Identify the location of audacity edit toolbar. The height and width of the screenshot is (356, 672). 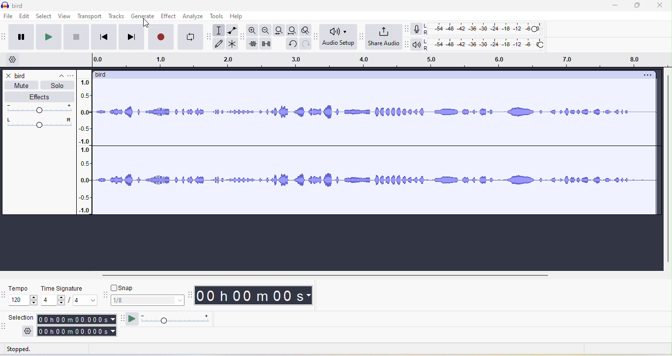
(244, 39).